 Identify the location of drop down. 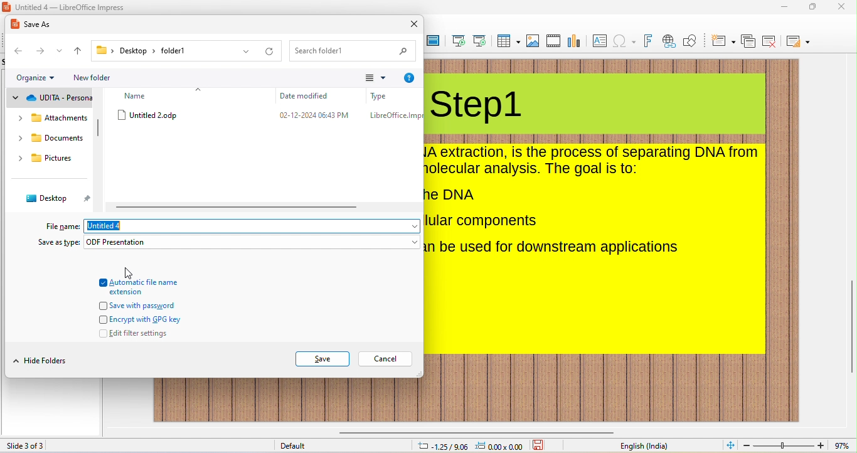
(388, 78).